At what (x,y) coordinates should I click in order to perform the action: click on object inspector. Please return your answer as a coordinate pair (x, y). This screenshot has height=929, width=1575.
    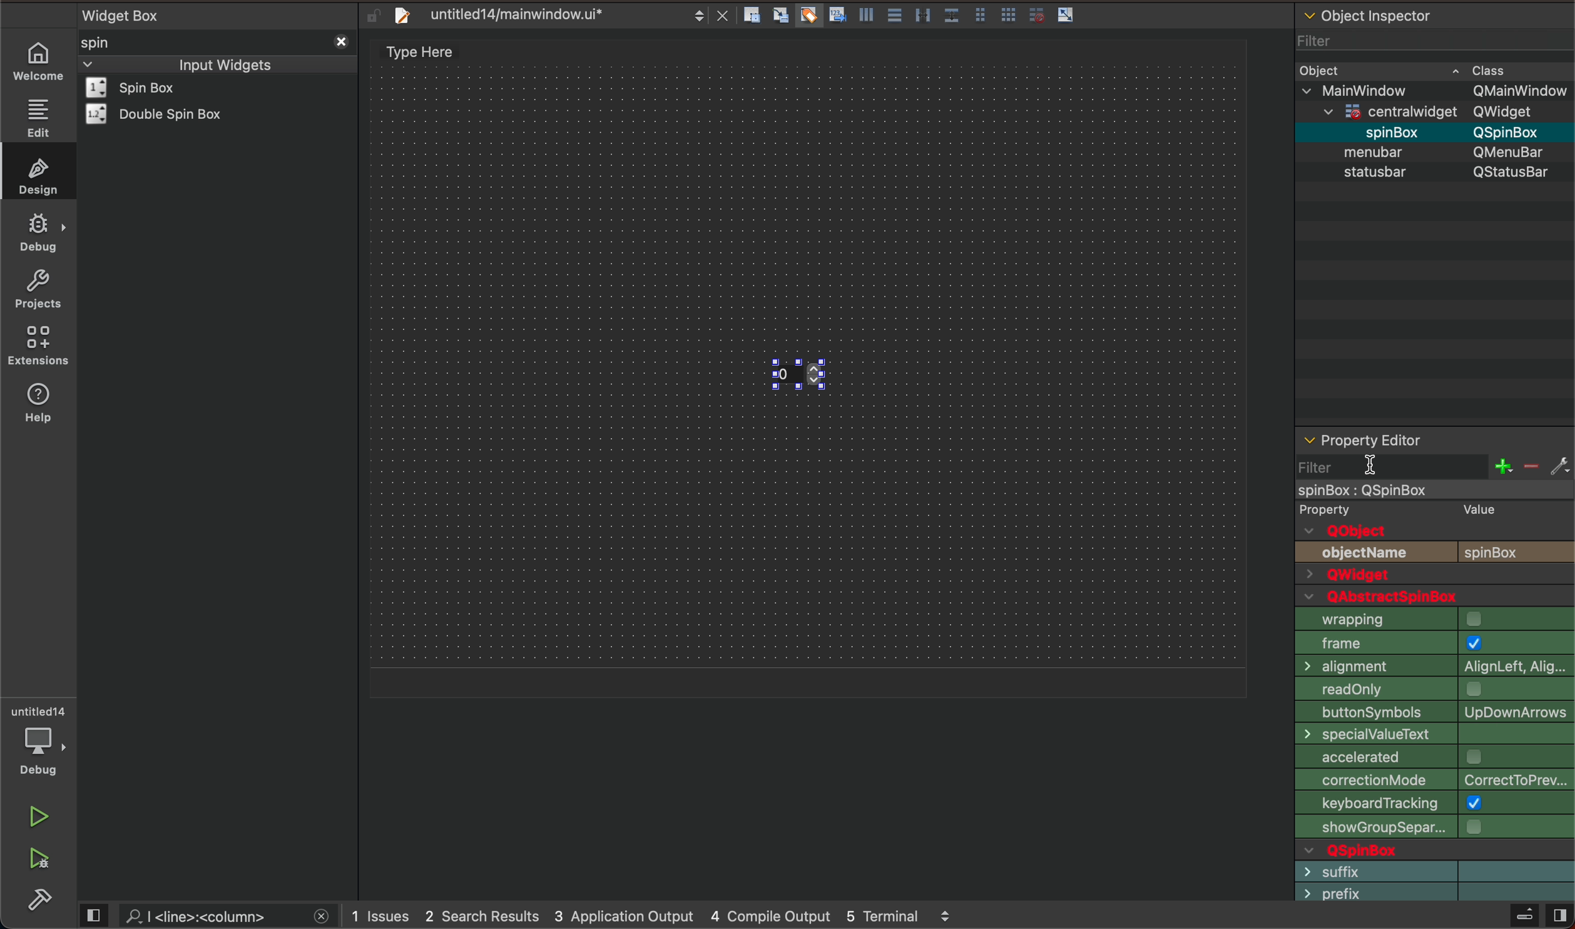
    Looking at the image, I should click on (1435, 13).